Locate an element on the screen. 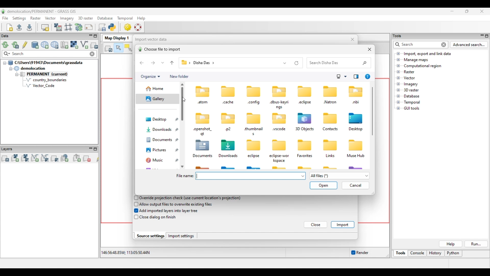 Image resolution: width=490 pixels, height=276 pixels. Open existing workspace file is located at coordinates (19, 27).